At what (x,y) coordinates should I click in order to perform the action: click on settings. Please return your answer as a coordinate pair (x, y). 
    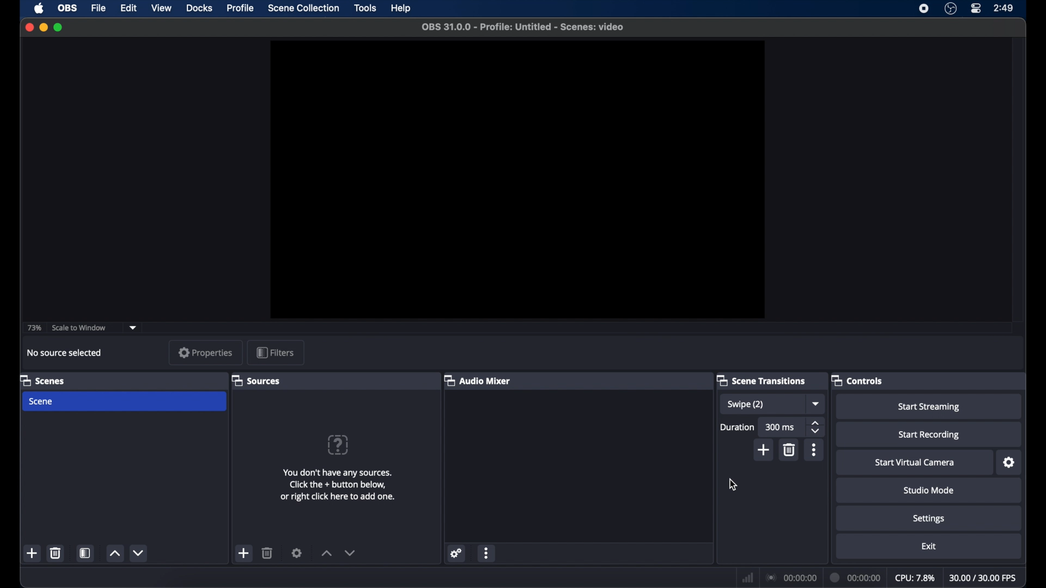
    Looking at the image, I should click on (1010, 463).